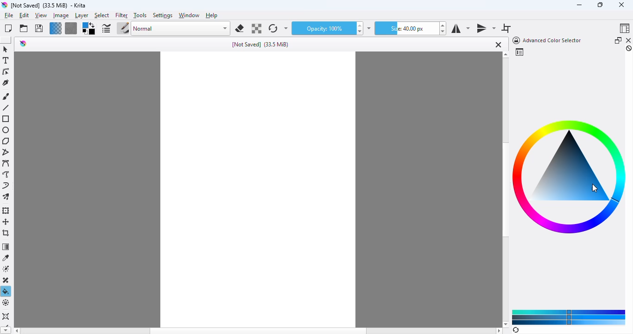 The width and height of the screenshot is (633, 334). Describe the element at coordinates (61, 16) in the screenshot. I see `image` at that location.